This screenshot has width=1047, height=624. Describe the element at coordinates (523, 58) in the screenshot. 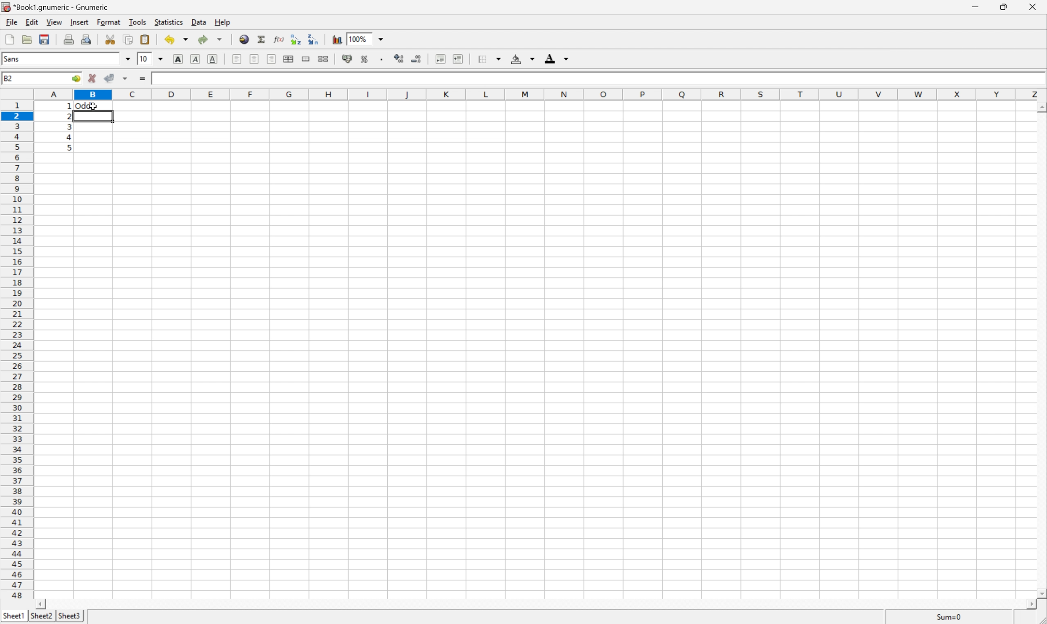

I see `Background` at that location.